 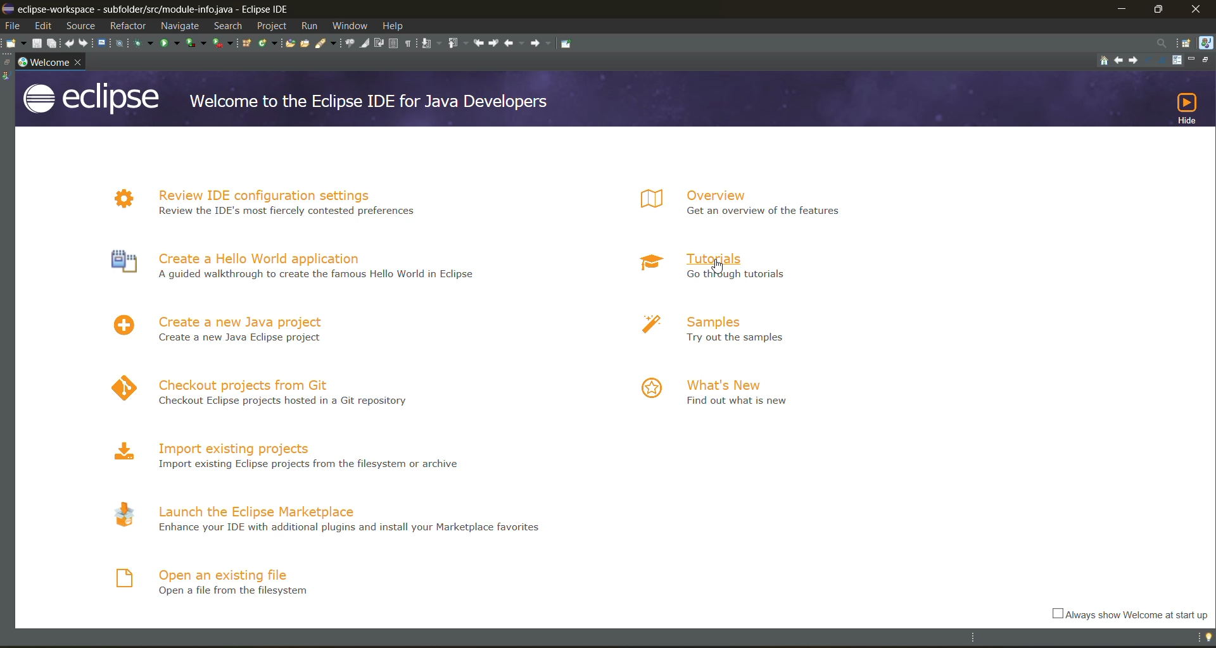 What do you see at coordinates (270, 25) in the screenshot?
I see `project` at bounding box center [270, 25].